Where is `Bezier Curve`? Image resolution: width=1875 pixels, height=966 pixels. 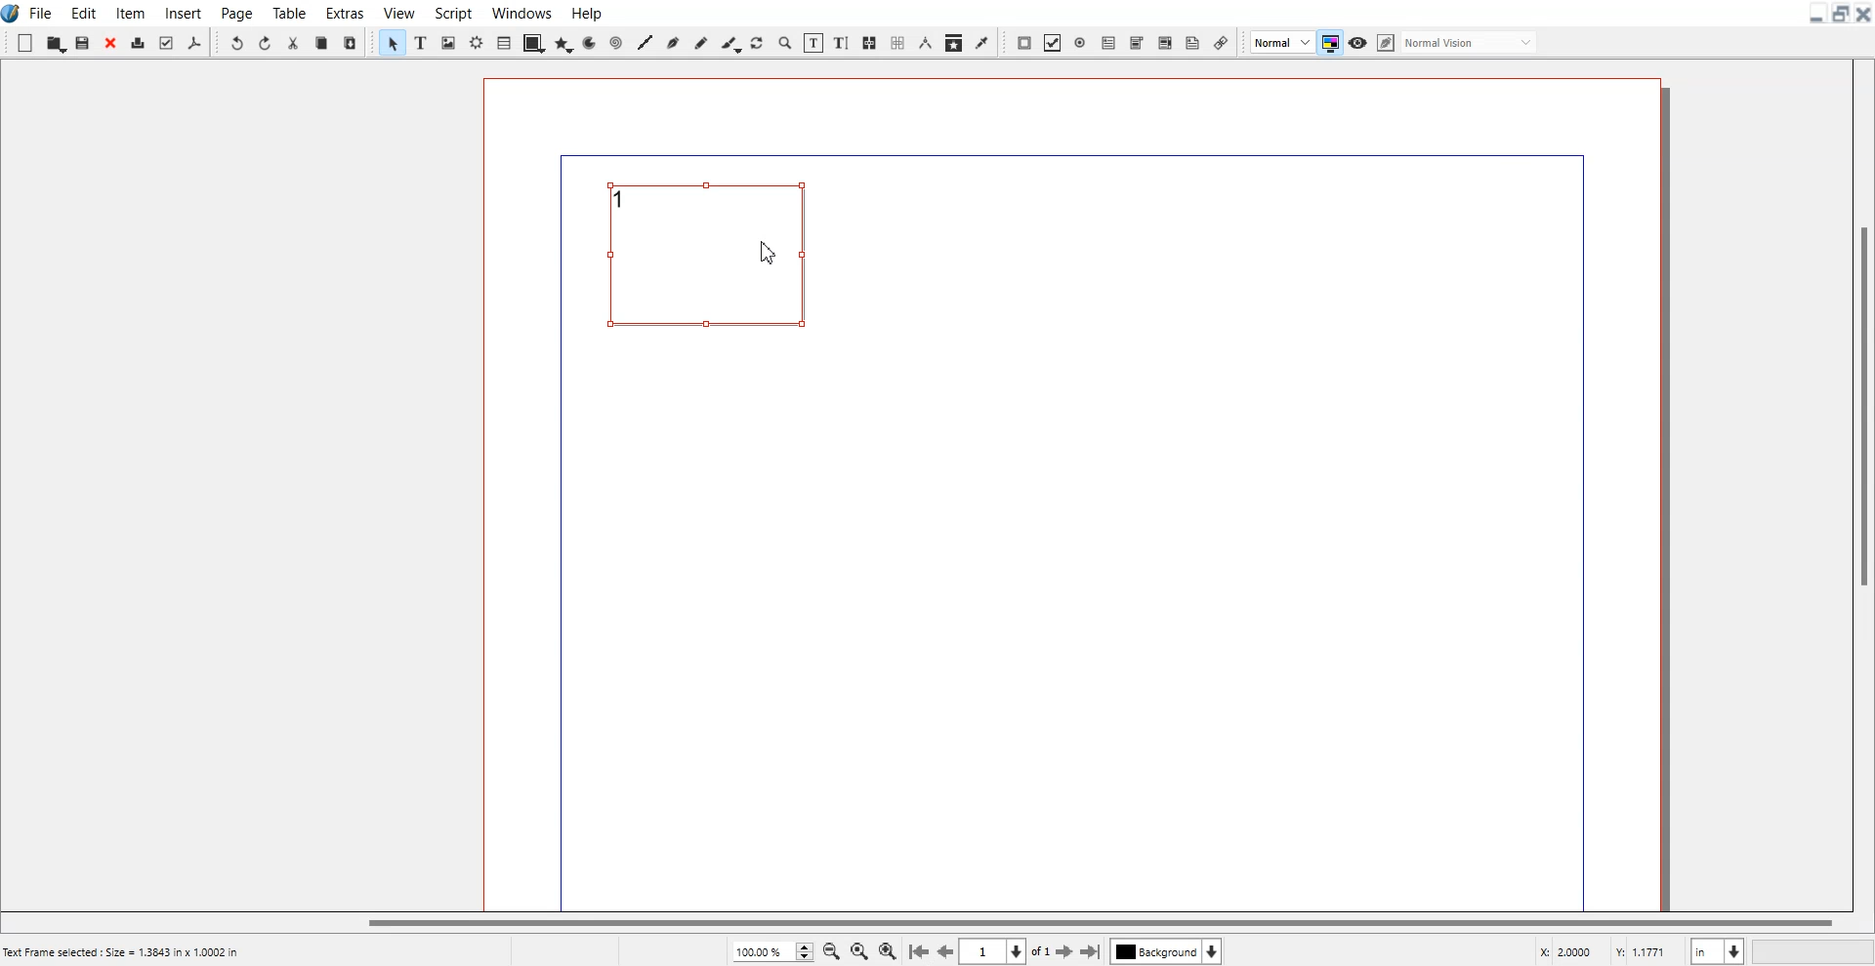 Bezier Curve is located at coordinates (673, 41).